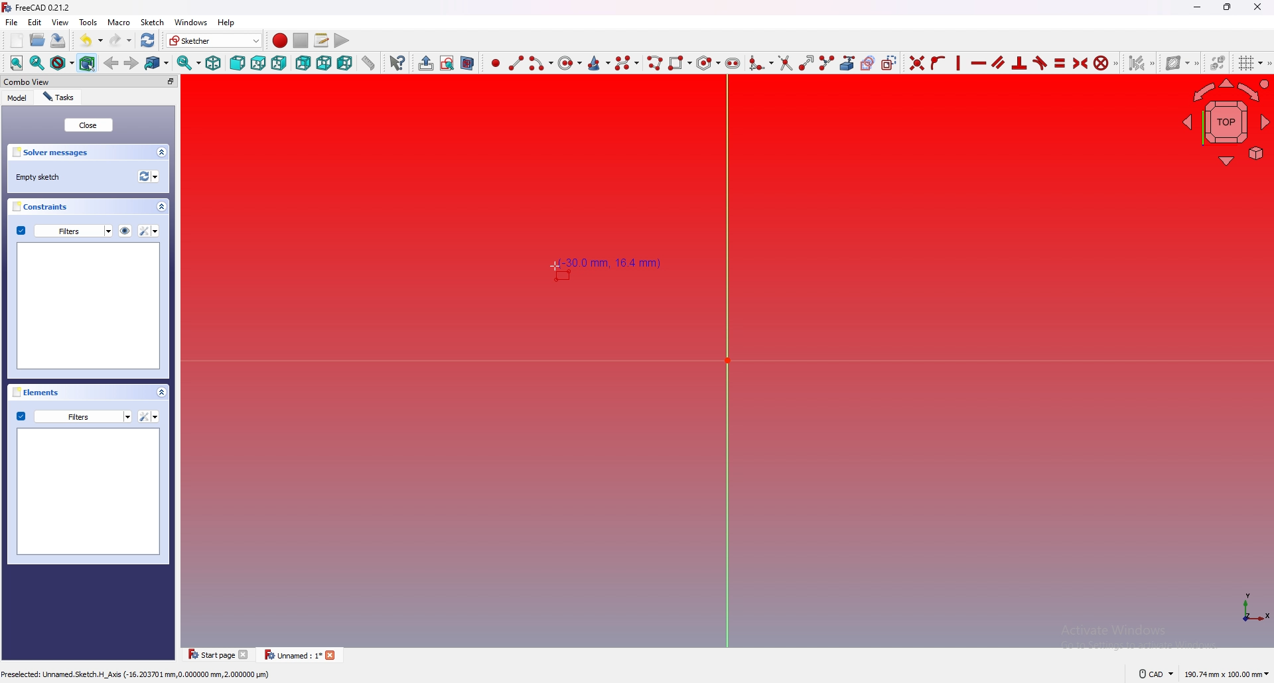 This screenshot has width=1274, height=683. What do you see at coordinates (448, 63) in the screenshot?
I see `view sketch` at bounding box center [448, 63].